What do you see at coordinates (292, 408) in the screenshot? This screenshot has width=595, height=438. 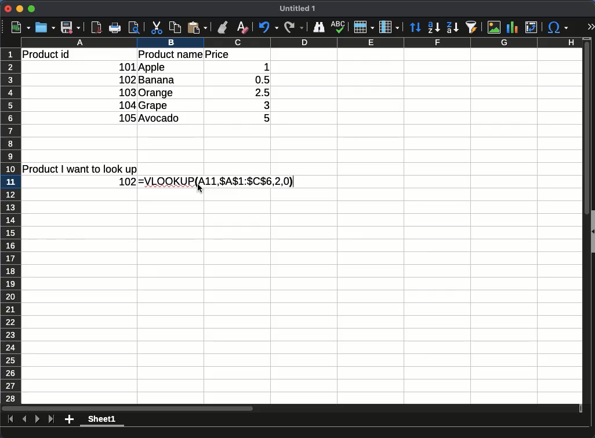 I see `Horizontal scroll` at bounding box center [292, 408].